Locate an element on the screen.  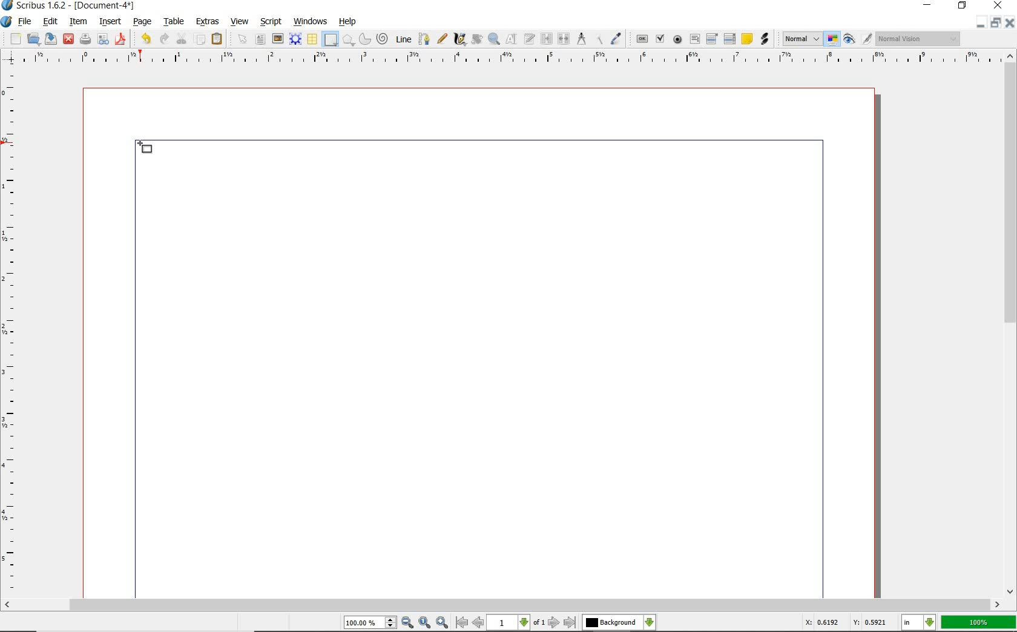
measurements is located at coordinates (581, 39).